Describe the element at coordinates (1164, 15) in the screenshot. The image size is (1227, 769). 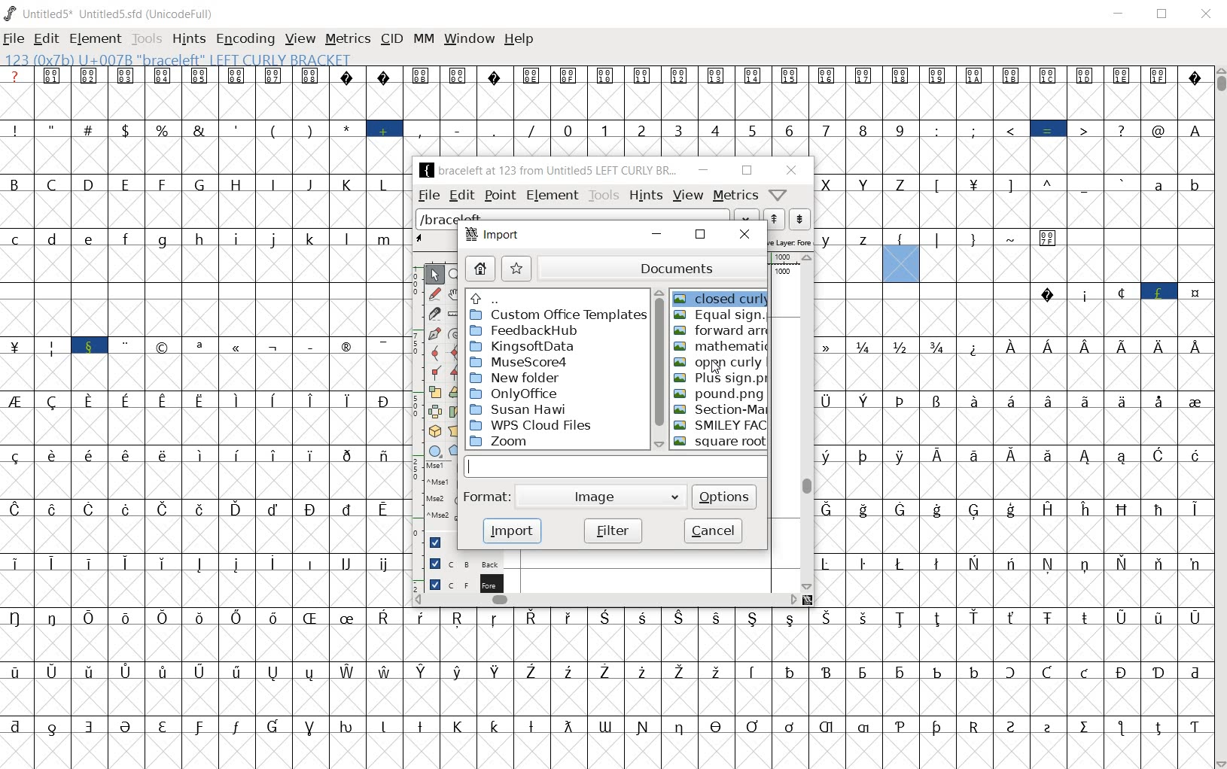
I see `restore down` at that location.